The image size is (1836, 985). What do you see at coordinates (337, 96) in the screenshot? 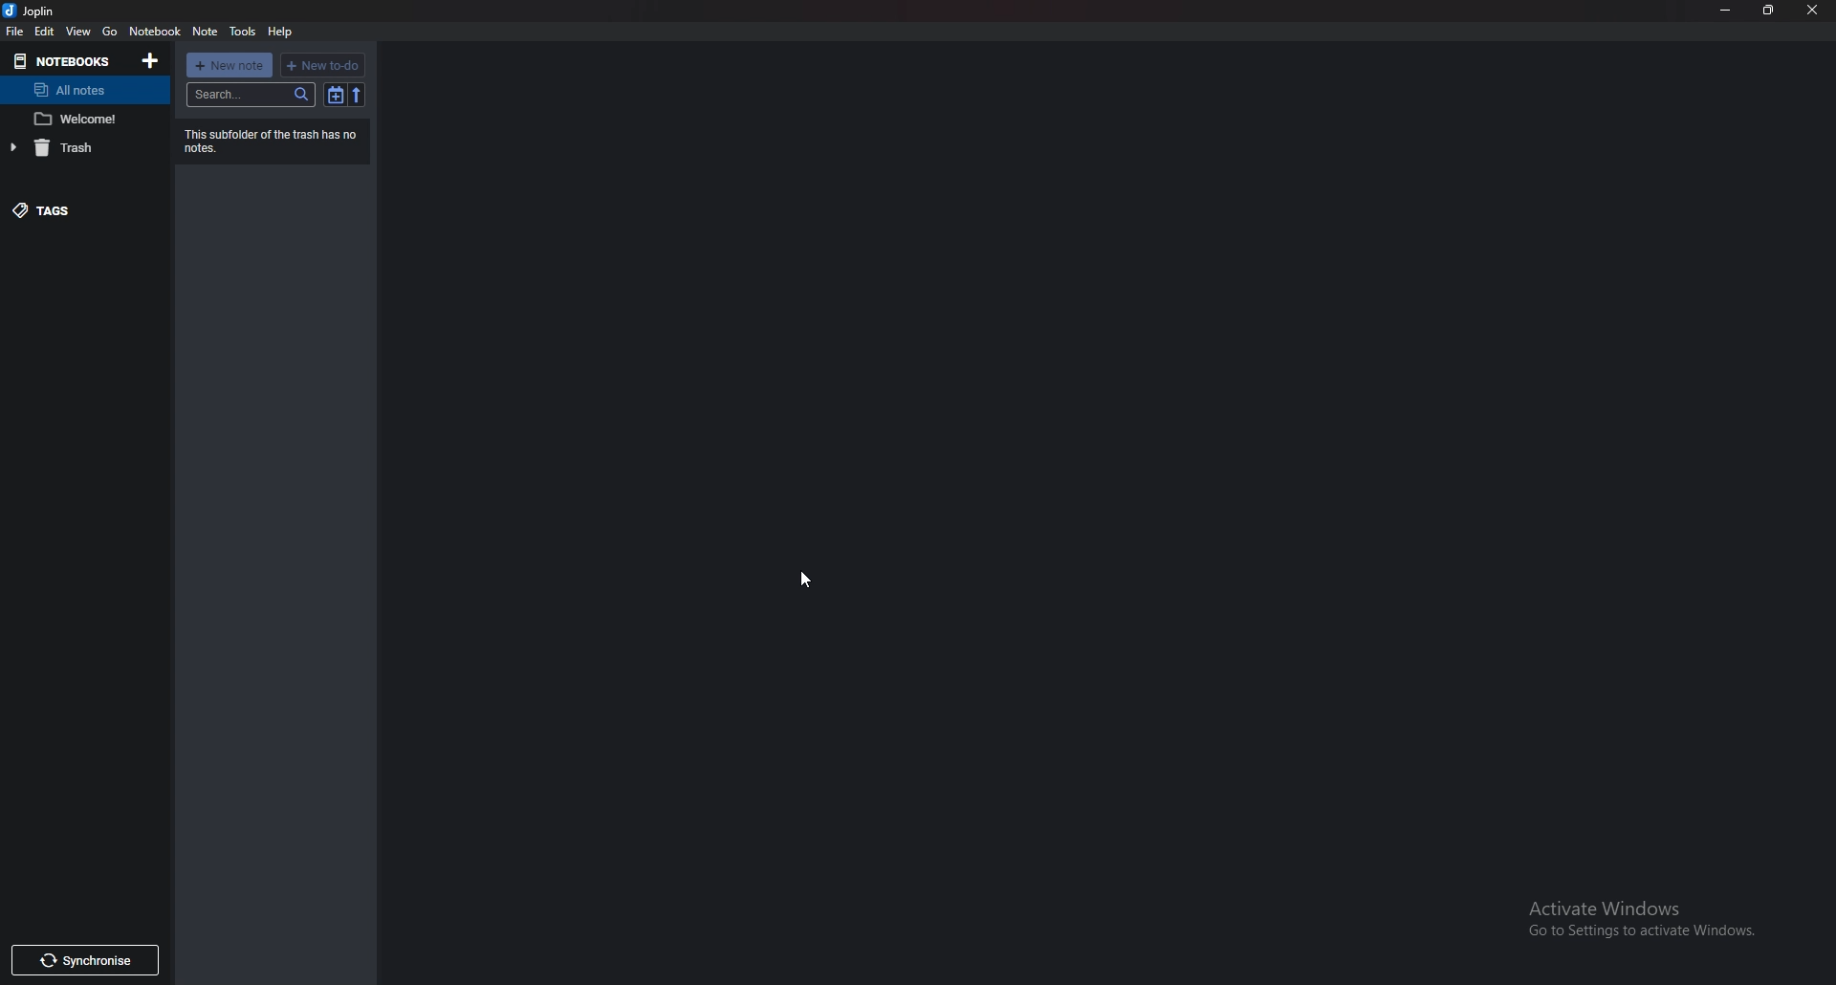
I see `Toggle sort` at bounding box center [337, 96].